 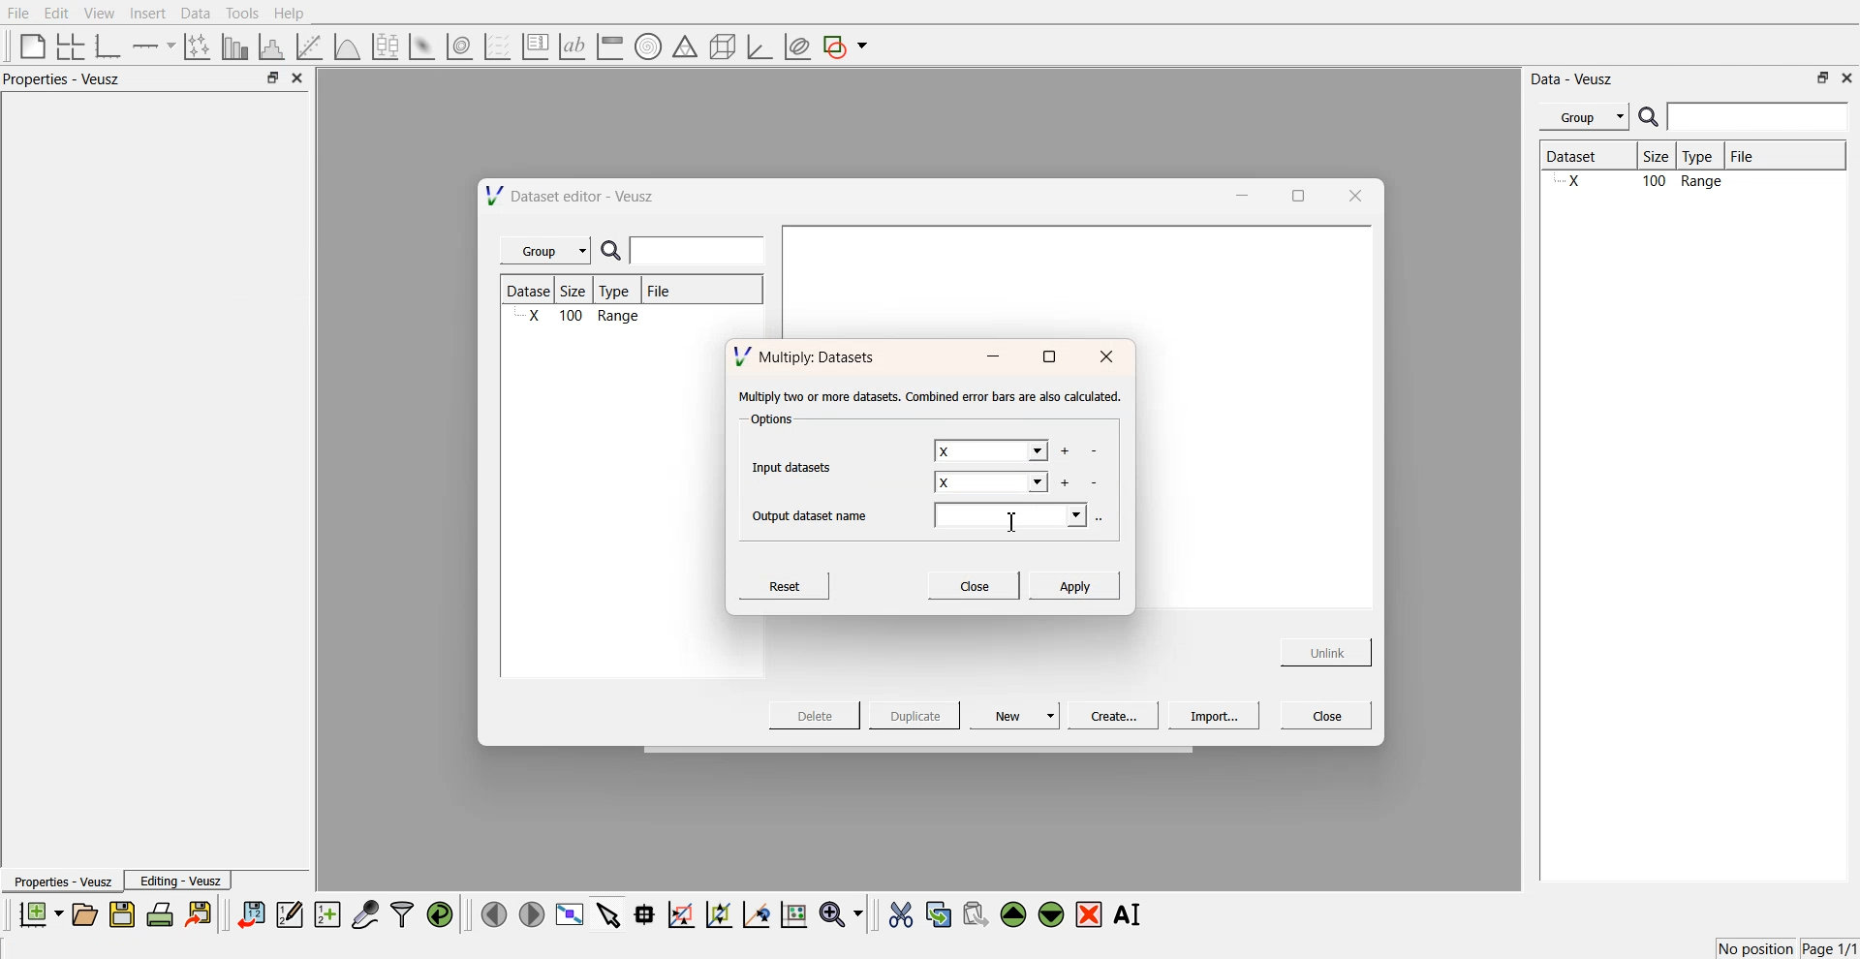 What do you see at coordinates (759, 47) in the screenshot?
I see `3d graph` at bounding box center [759, 47].